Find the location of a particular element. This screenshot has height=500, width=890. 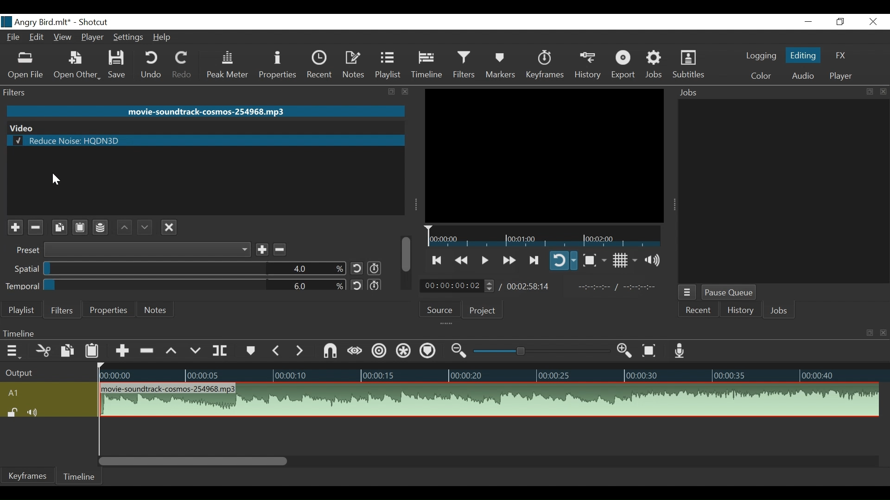

Settings is located at coordinates (127, 37).